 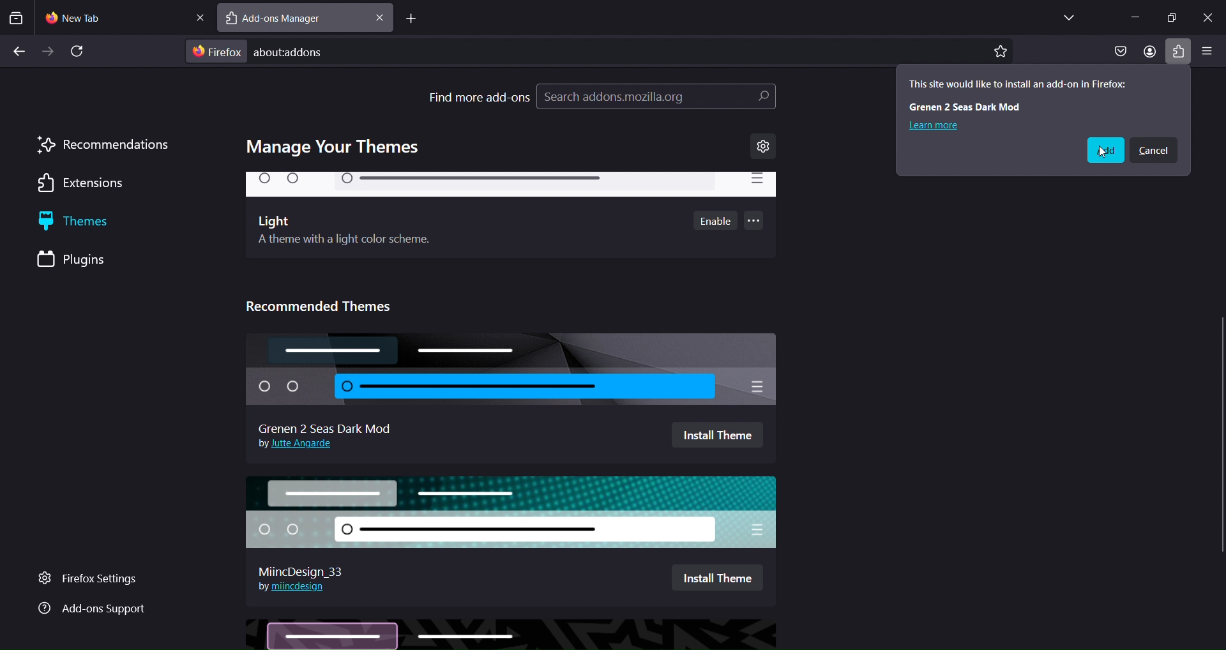 I want to click on bookmark page, so click(x=1001, y=52).